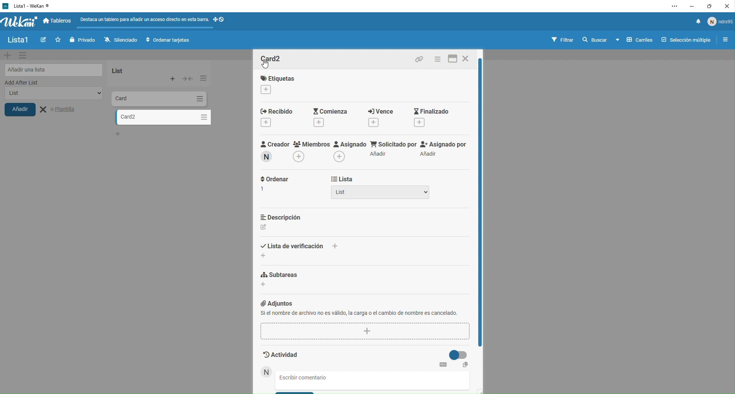  Describe the element at coordinates (57, 39) in the screenshot. I see `Favorites` at that location.